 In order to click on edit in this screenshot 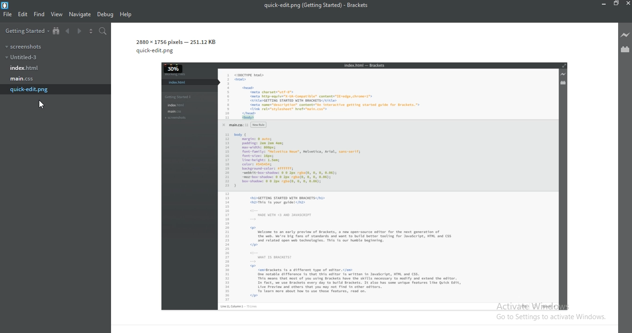, I will do `click(23, 14)`.